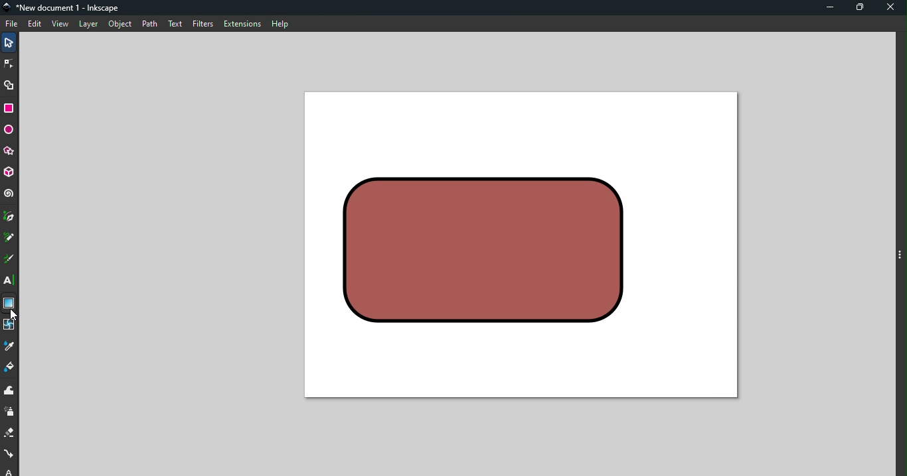  Describe the element at coordinates (241, 24) in the screenshot. I see `Extensions` at that location.